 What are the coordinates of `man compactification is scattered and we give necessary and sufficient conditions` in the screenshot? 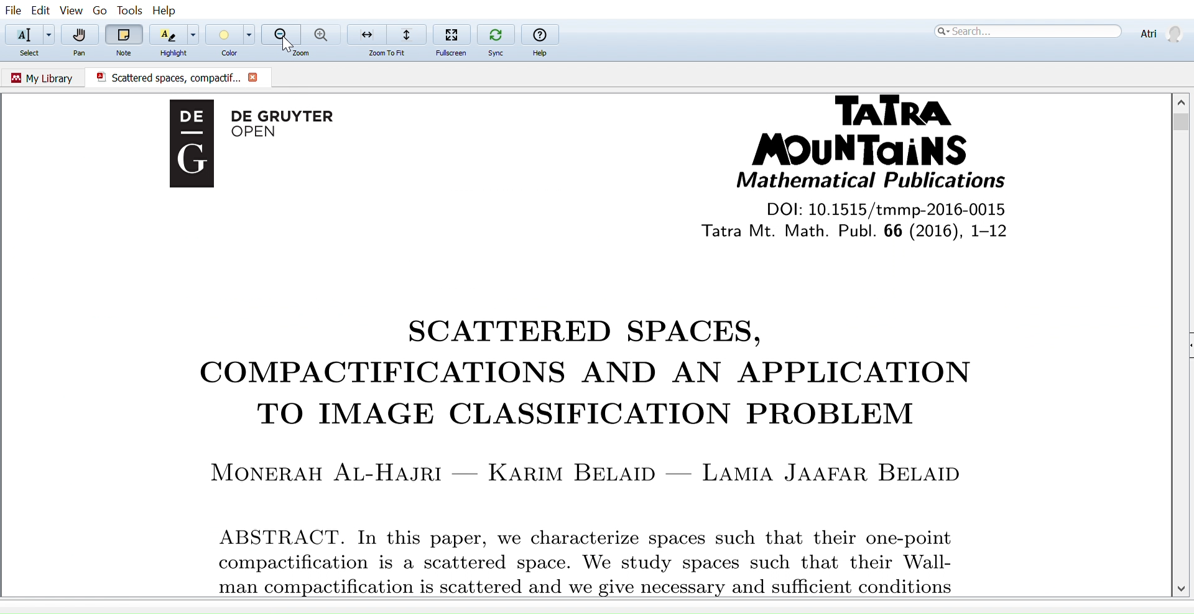 It's located at (583, 587).